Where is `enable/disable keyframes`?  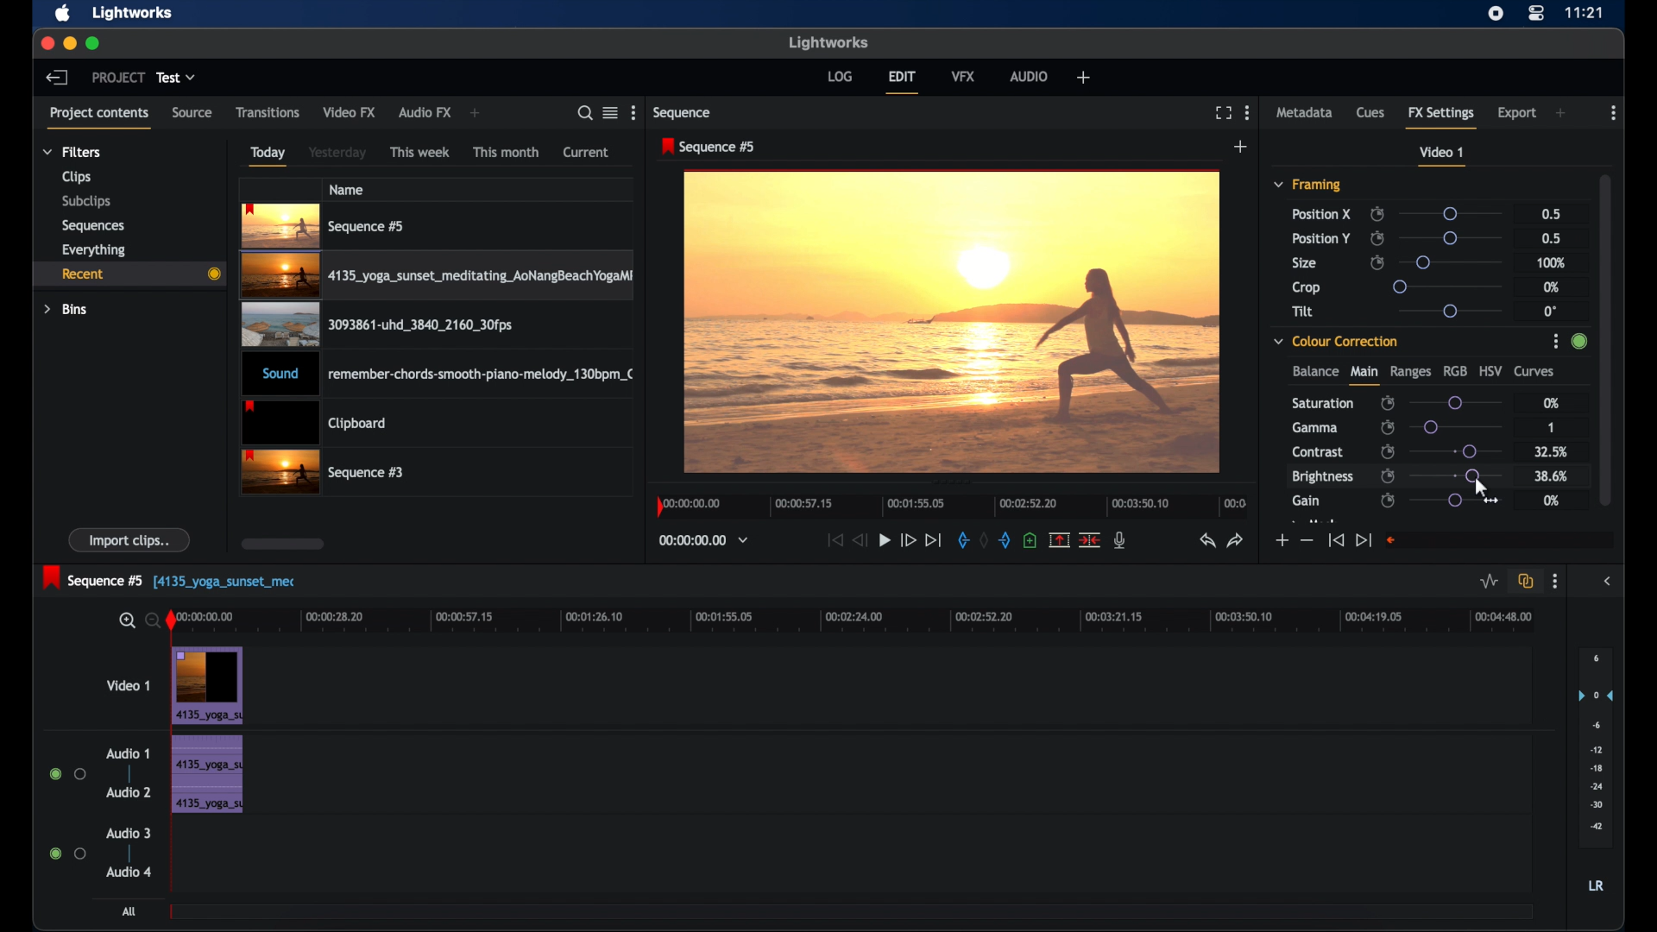 enable/disable keyframes is located at coordinates (1377, 214).